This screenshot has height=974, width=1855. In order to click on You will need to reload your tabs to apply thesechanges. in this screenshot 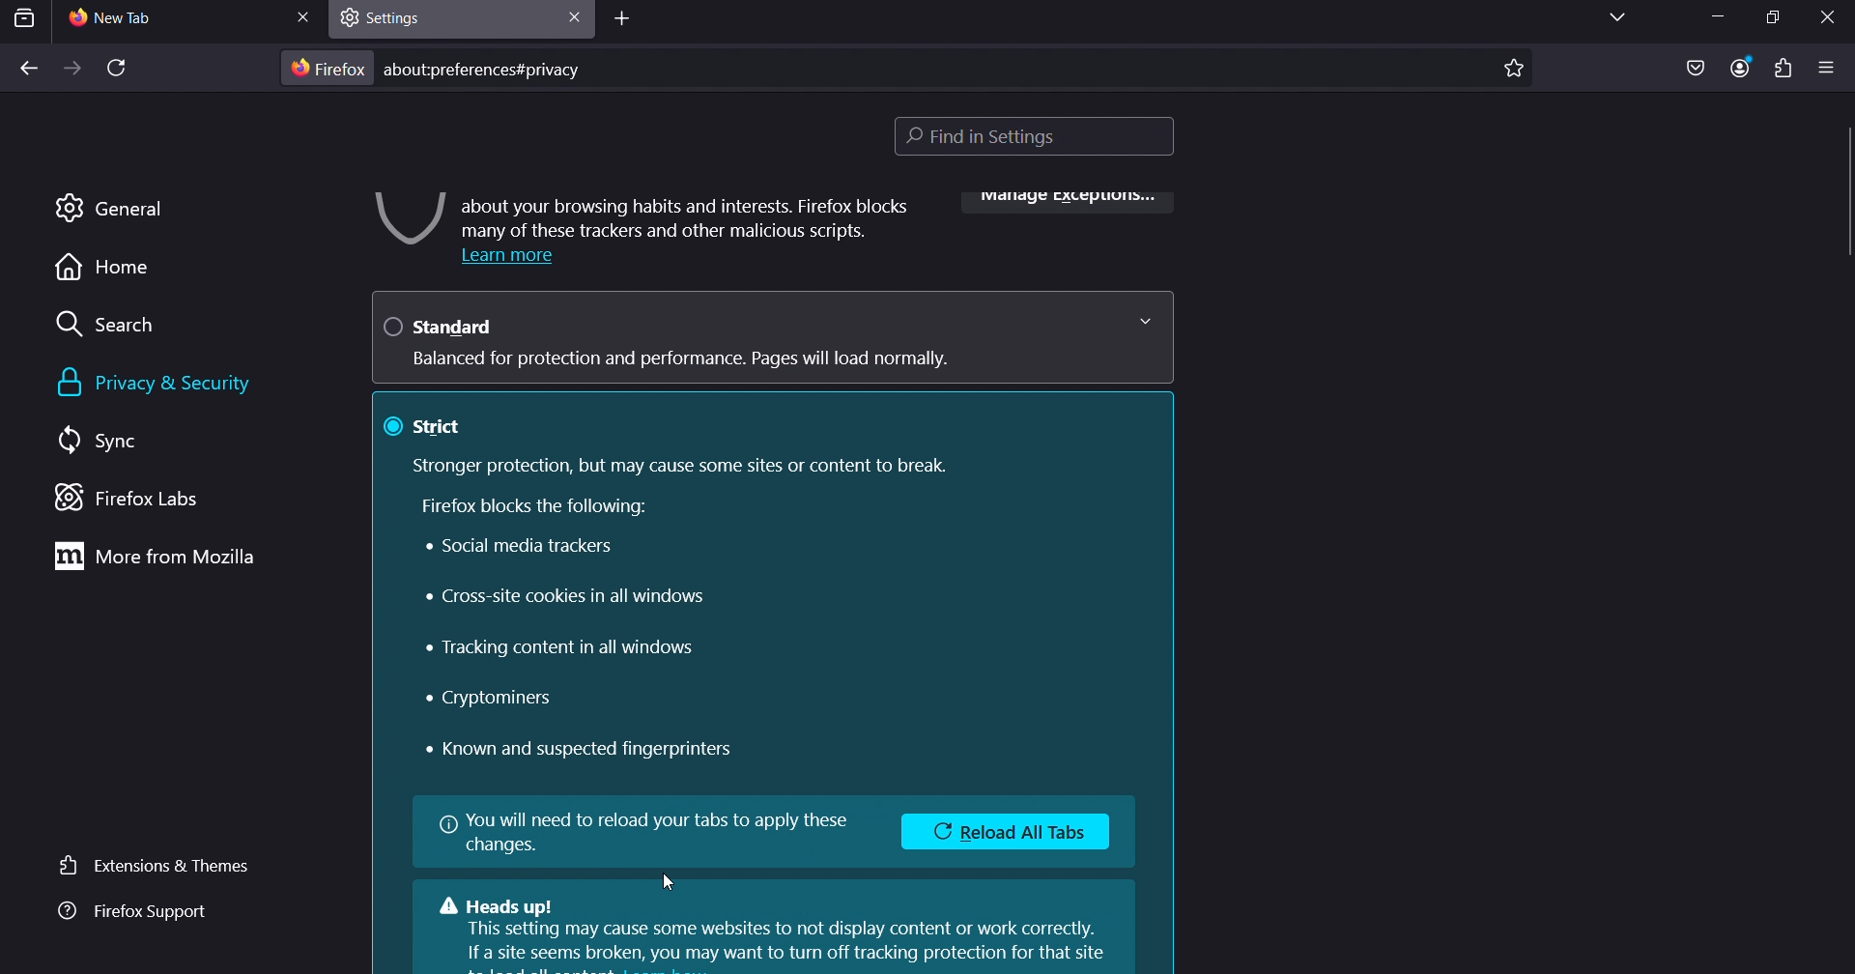, I will do `click(639, 830)`.